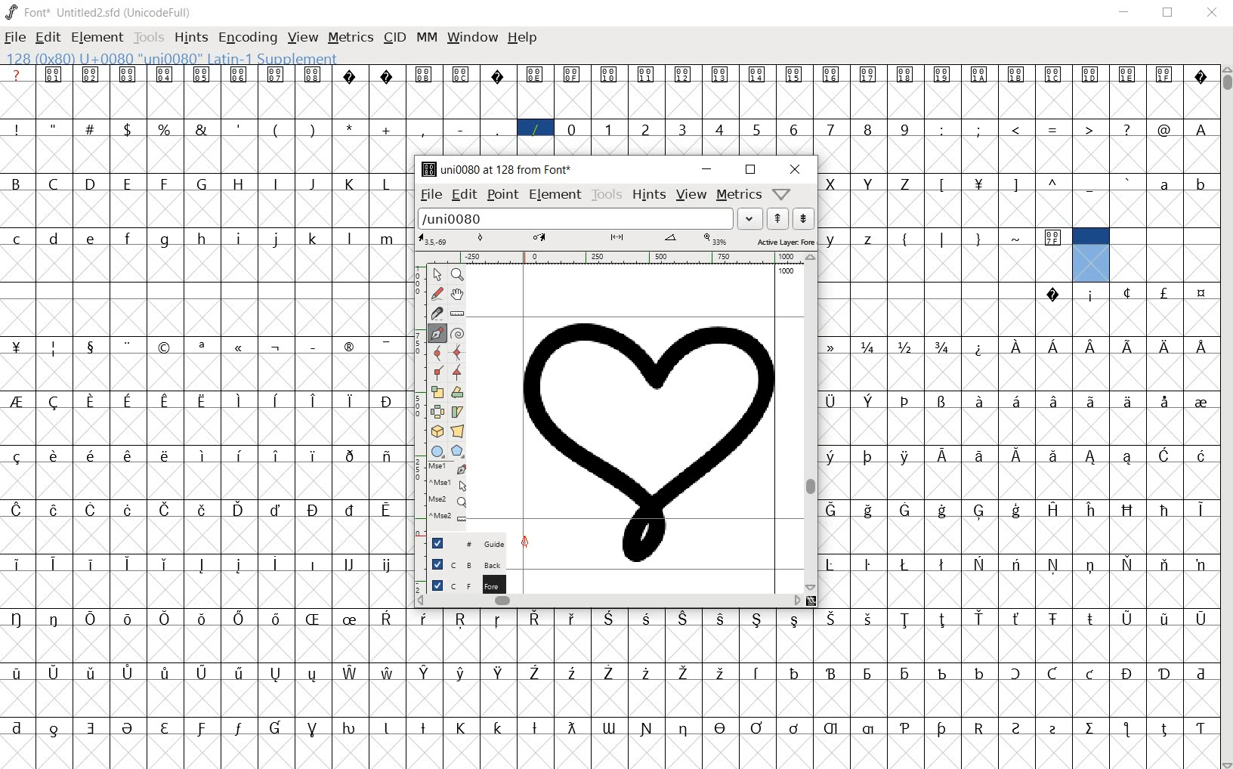 The image size is (1233, 769). What do you see at coordinates (942, 729) in the screenshot?
I see `glyph` at bounding box center [942, 729].